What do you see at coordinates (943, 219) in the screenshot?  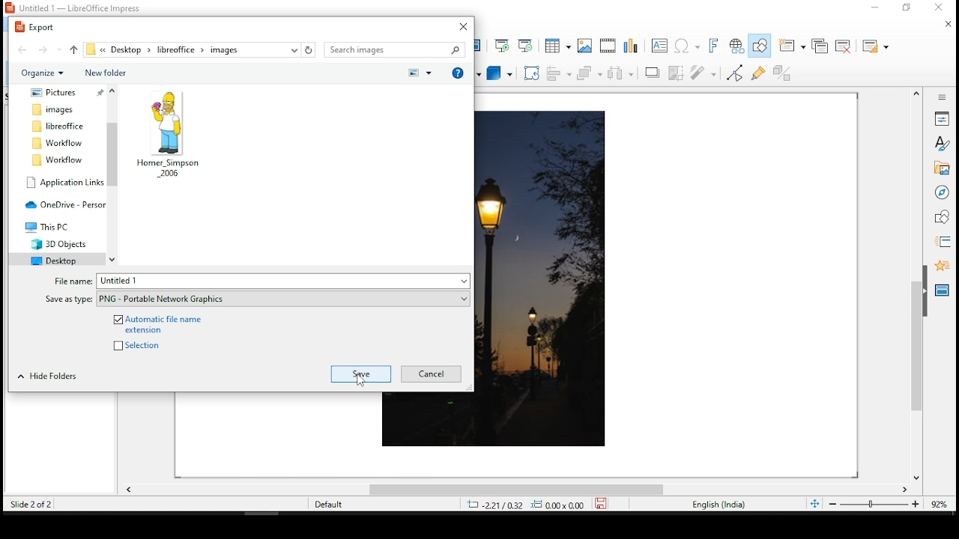 I see `shapes` at bounding box center [943, 219].